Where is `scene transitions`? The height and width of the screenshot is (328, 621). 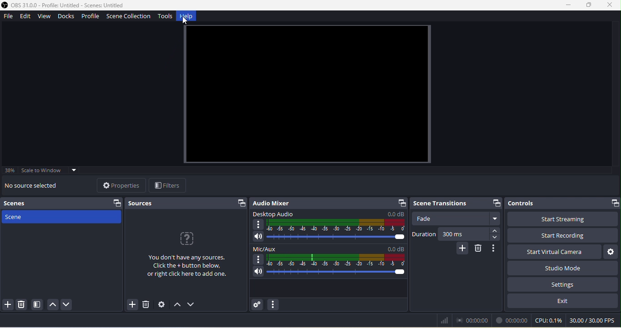
scene transitions is located at coordinates (455, 204).